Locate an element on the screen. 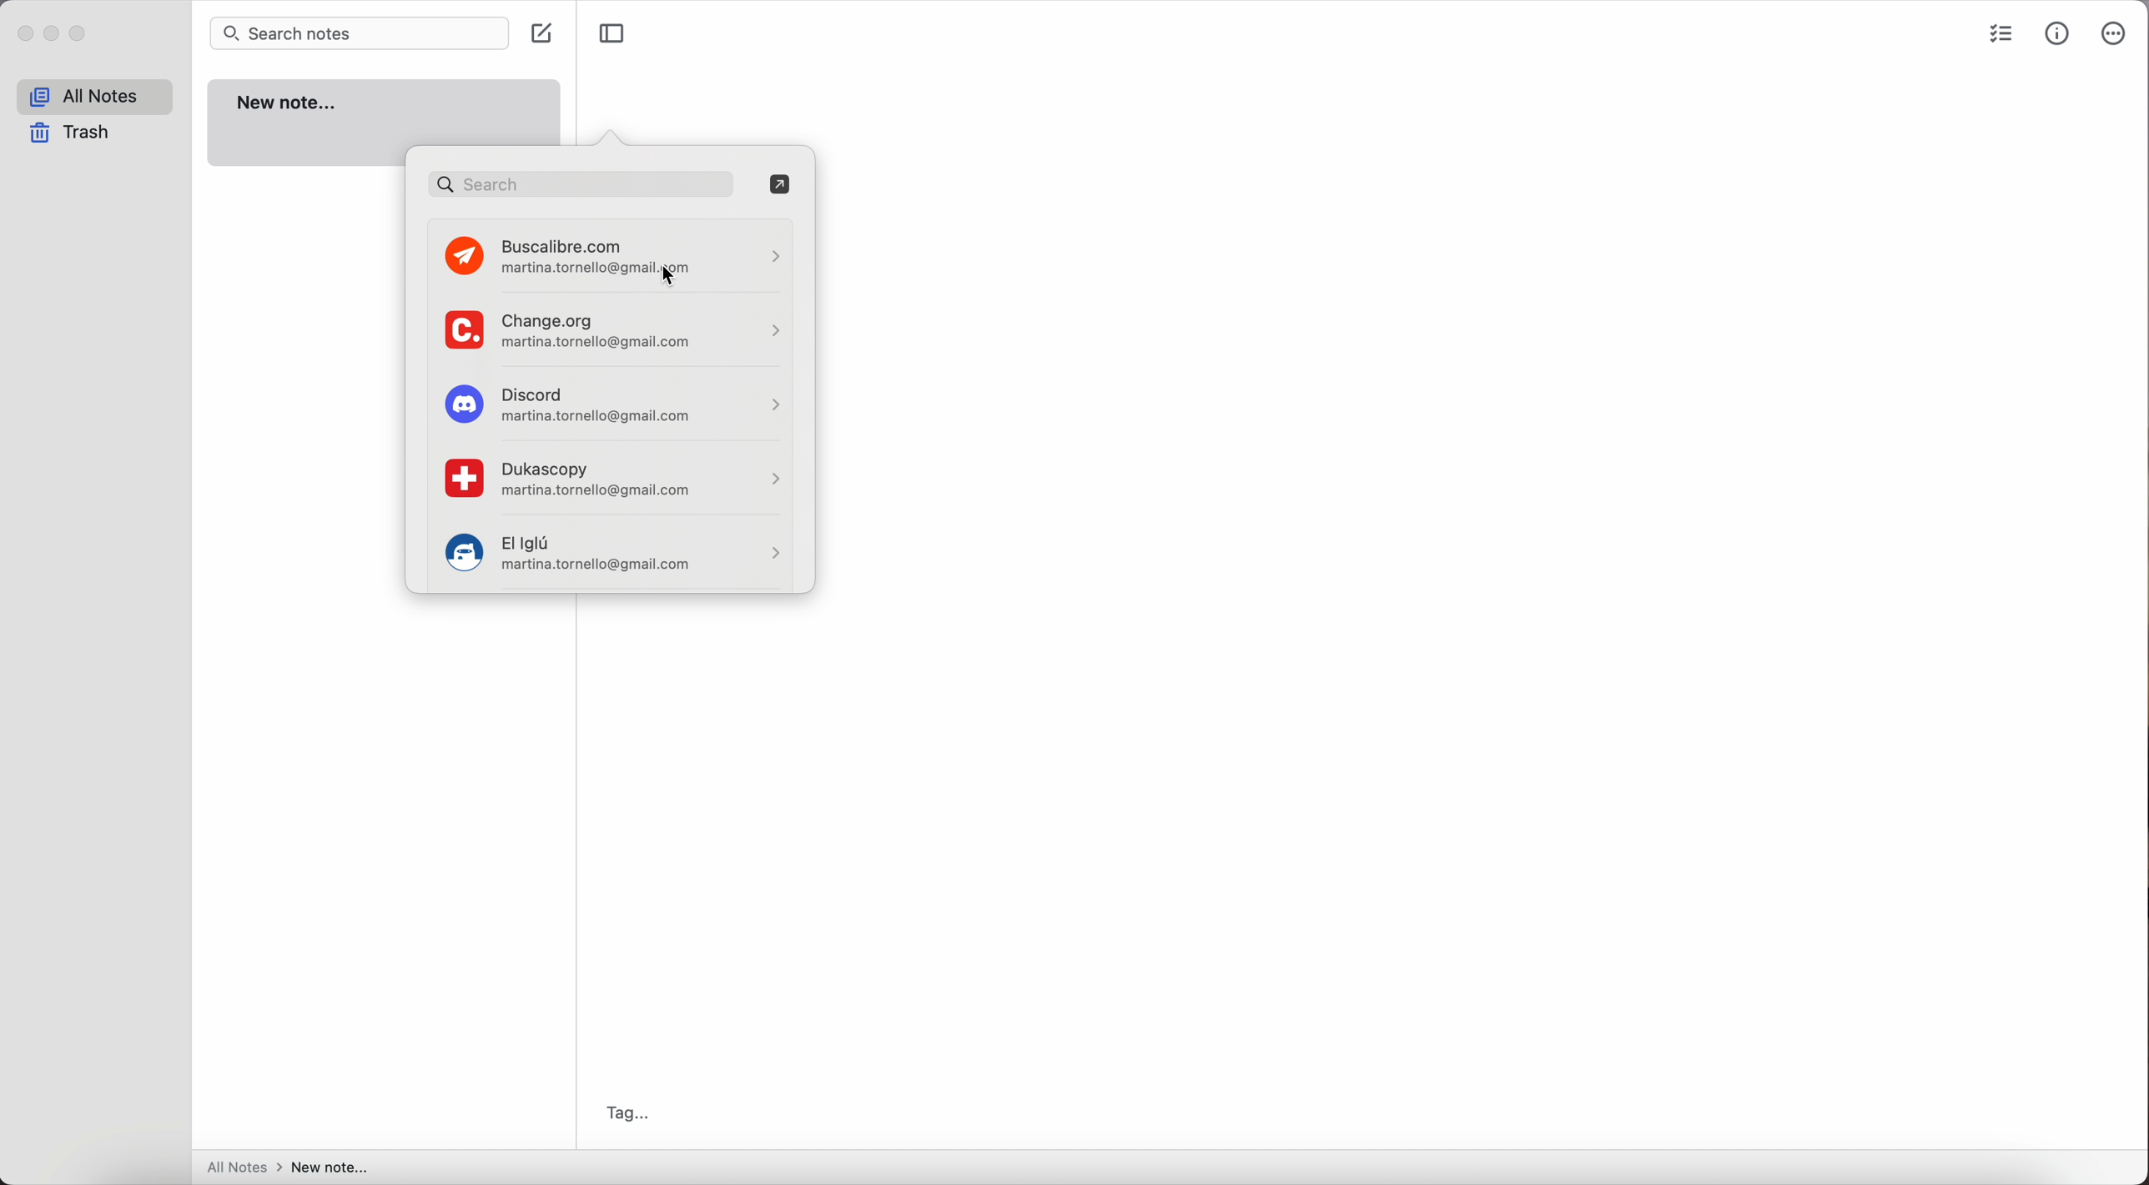 Image resolution: width=2149 pixels, height=1185 pixels. maximize is located at coordinates (81, 33).